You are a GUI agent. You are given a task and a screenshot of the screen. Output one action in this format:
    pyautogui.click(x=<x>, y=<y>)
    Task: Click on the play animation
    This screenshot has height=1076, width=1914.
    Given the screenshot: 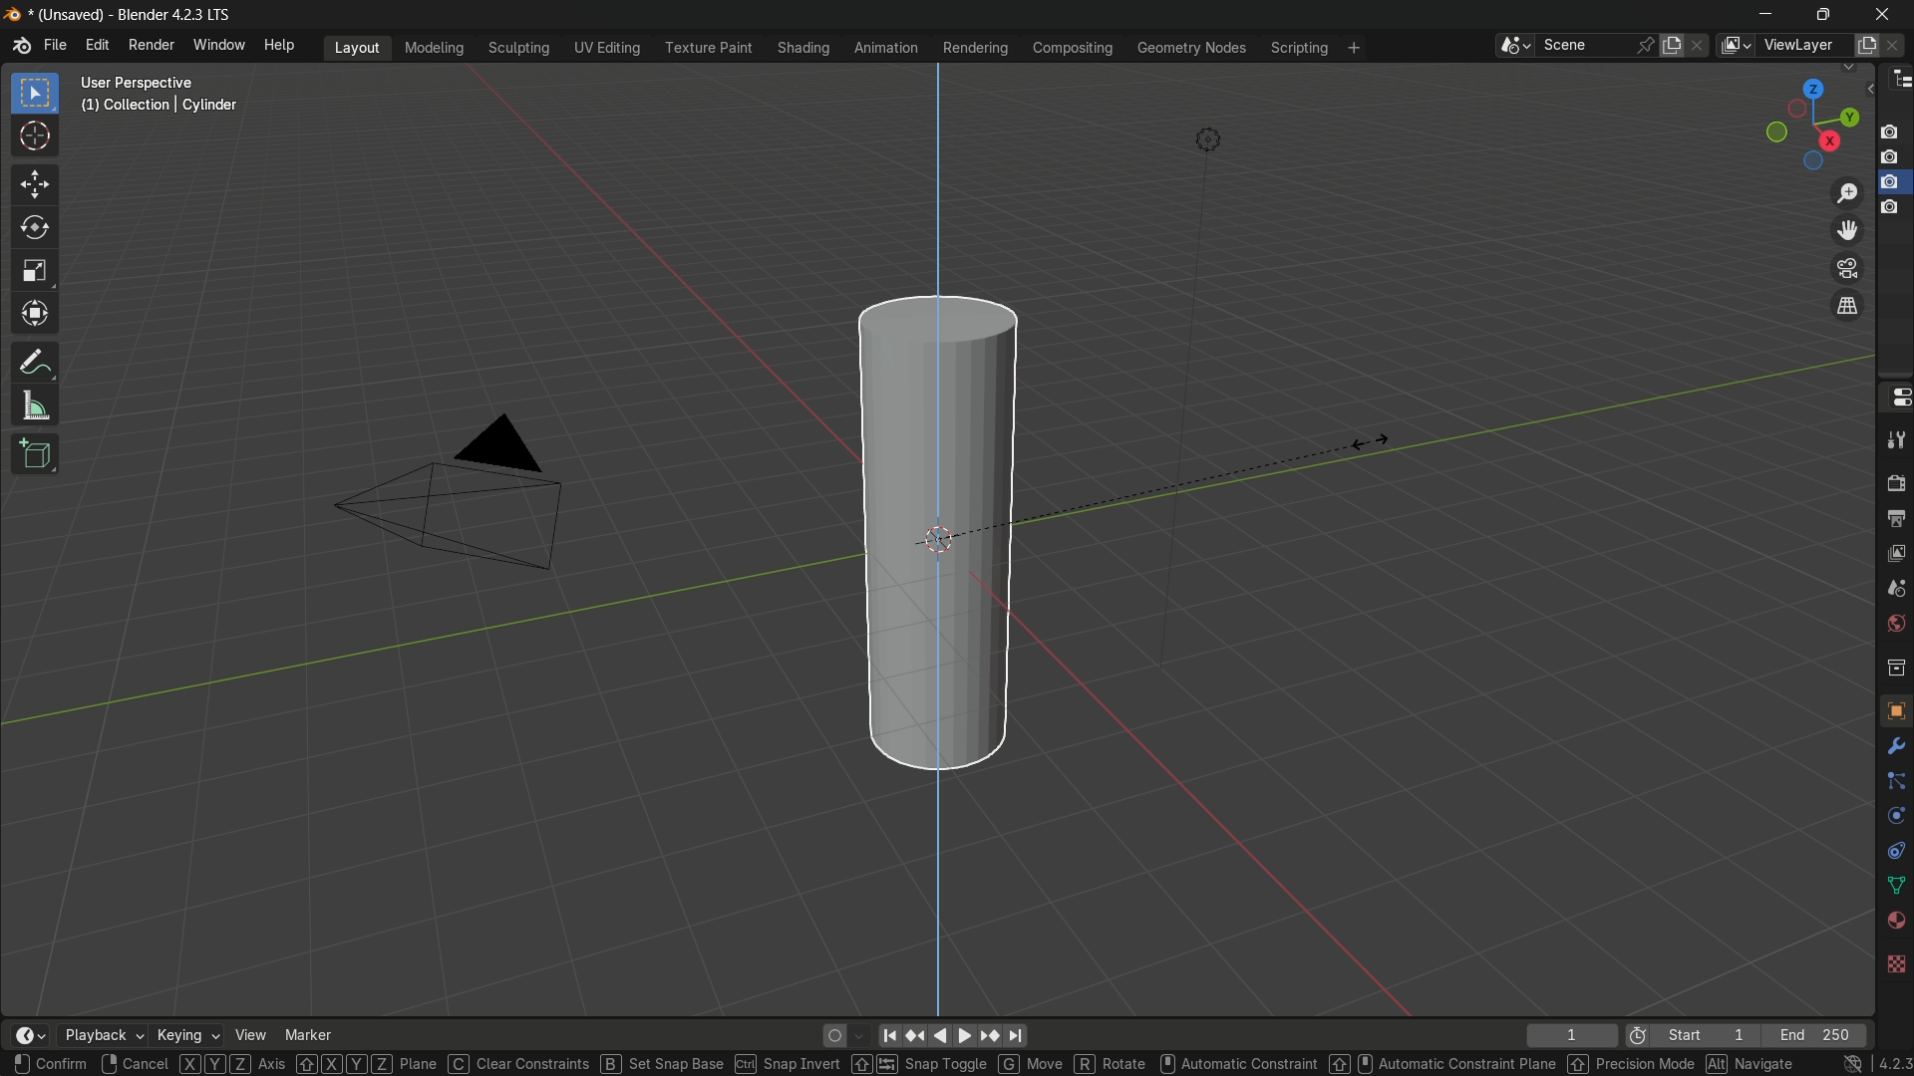 What is the action you would take?
    pyautogui.click(x=951, y=1035)
    